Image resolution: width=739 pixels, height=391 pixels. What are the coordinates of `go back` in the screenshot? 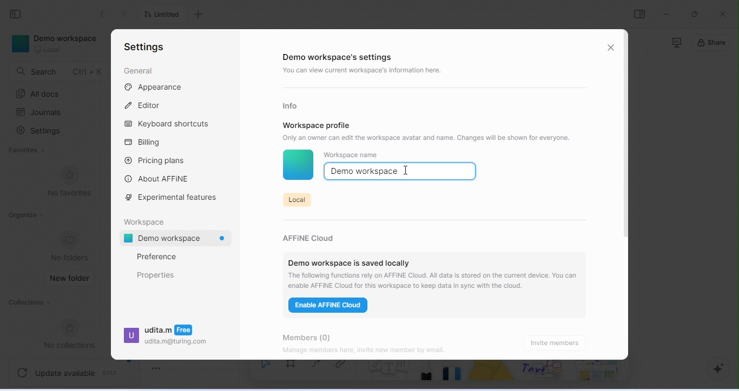 It's located at (103, 14).